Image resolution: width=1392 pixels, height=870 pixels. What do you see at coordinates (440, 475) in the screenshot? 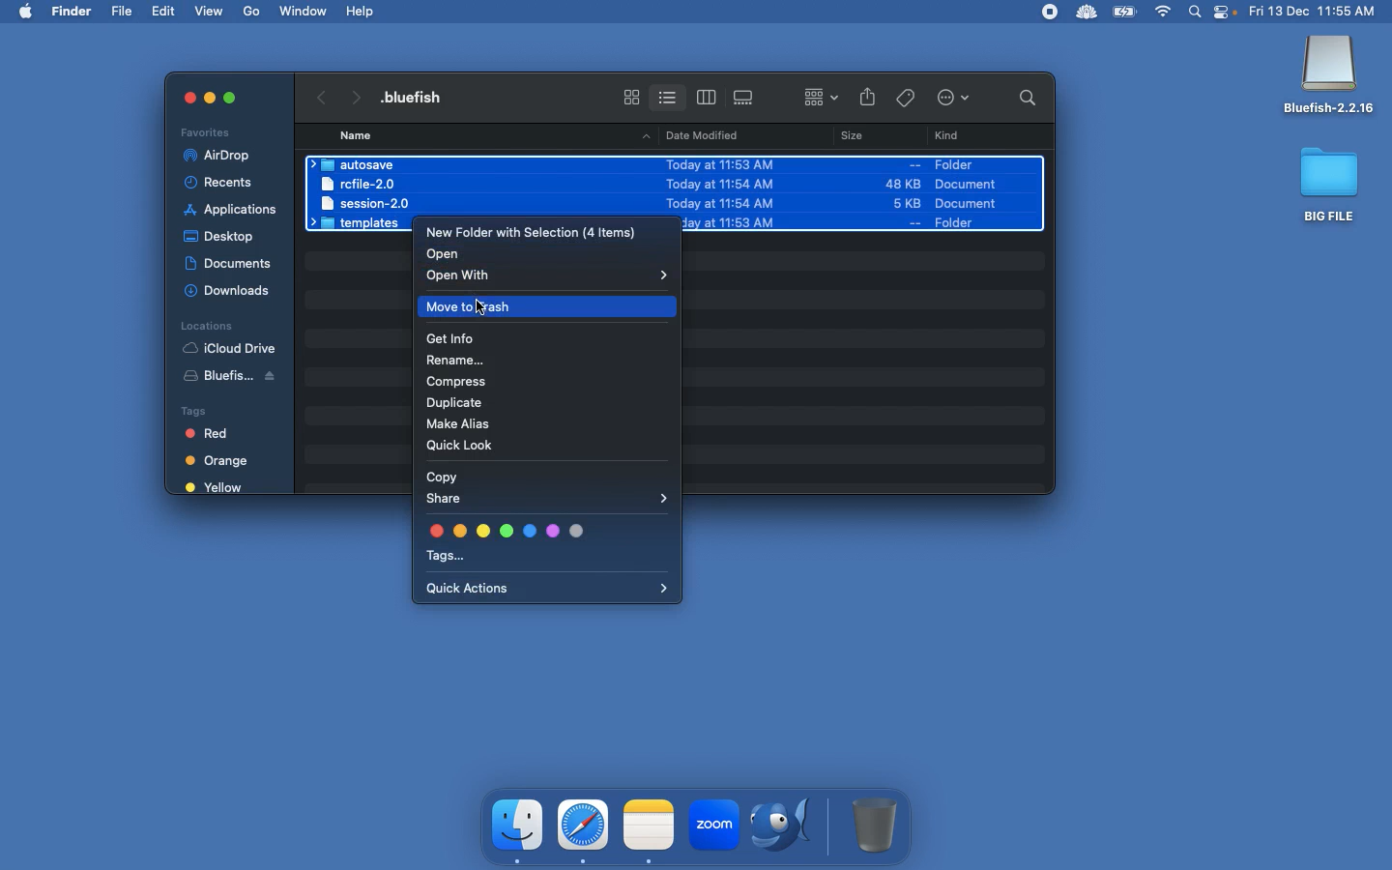
I see `Copy` at bounding box center [440, 475].